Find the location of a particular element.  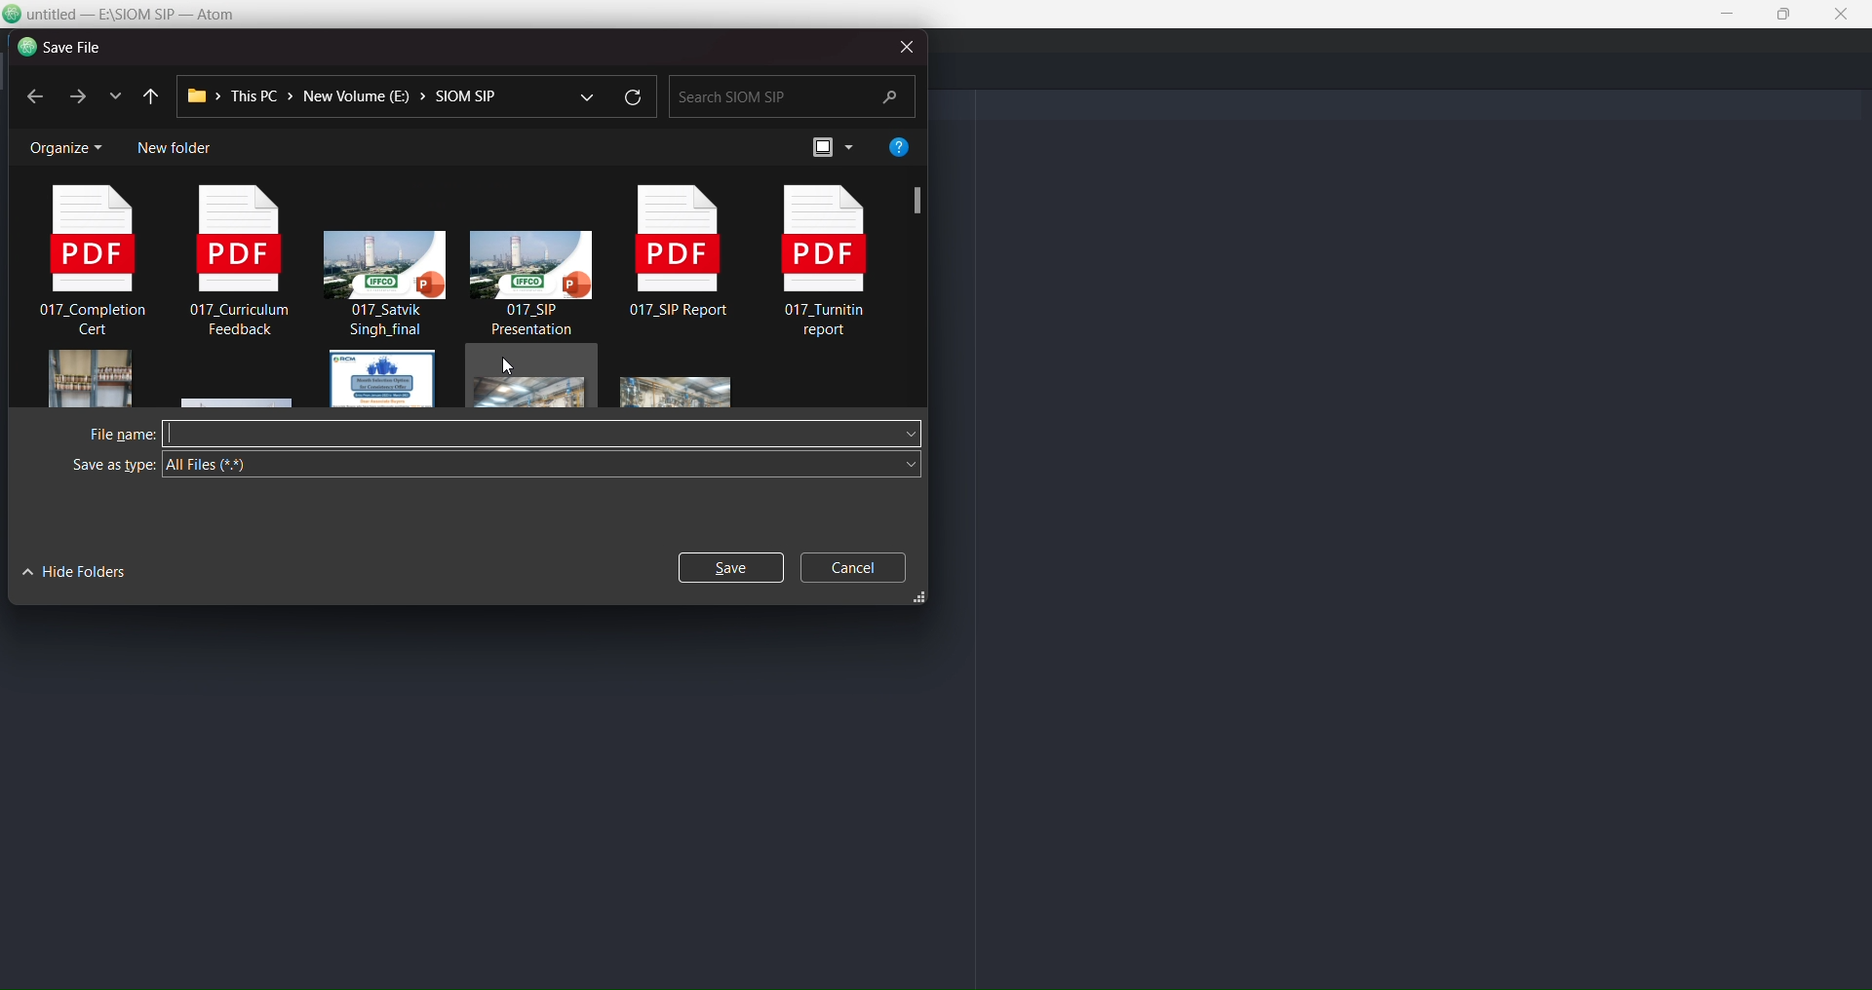

pdf file is located at coordinates (242, 259).